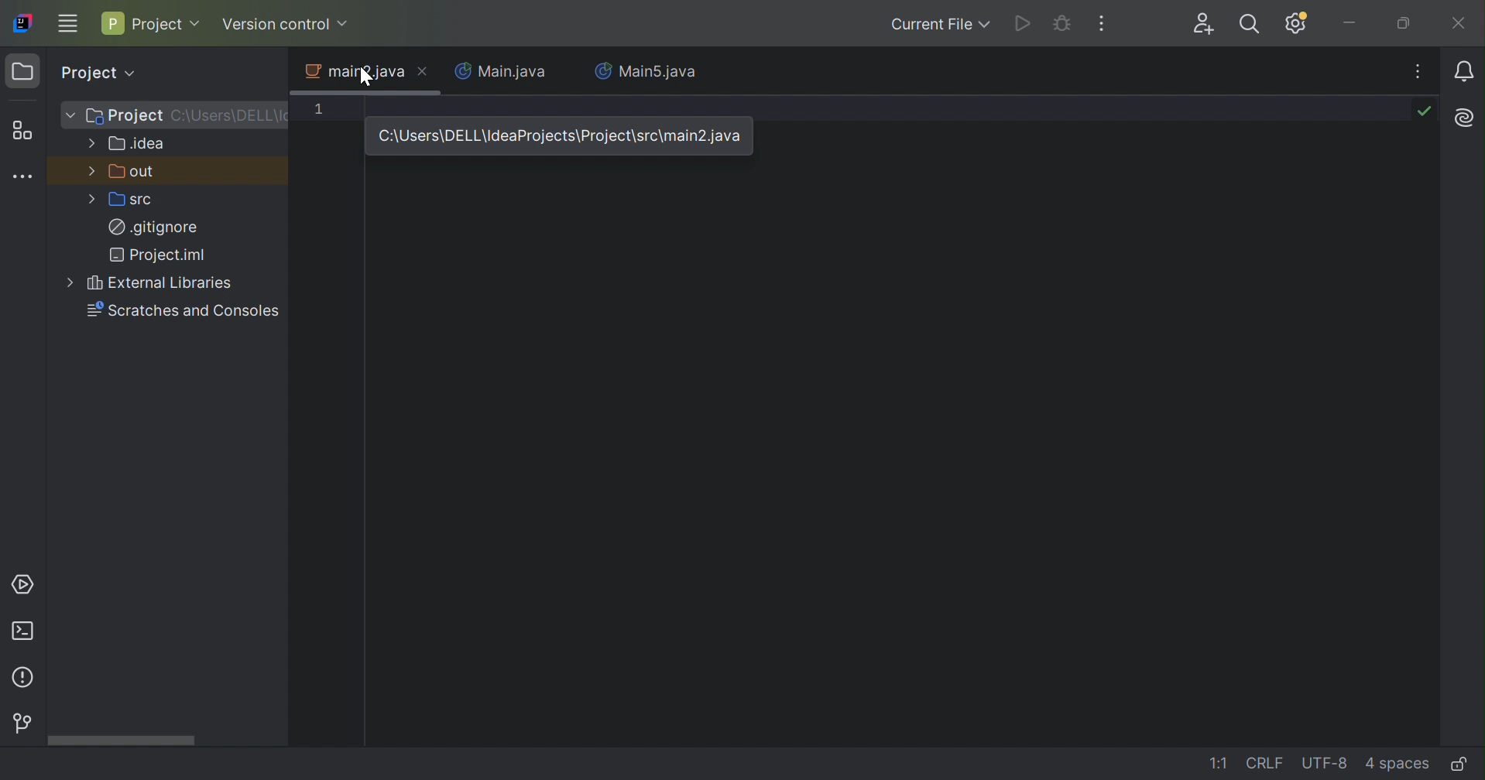 Image resolution: width=1485 pixels, height=780 pixels. I want to click on No problems found, so click(1424, 110).